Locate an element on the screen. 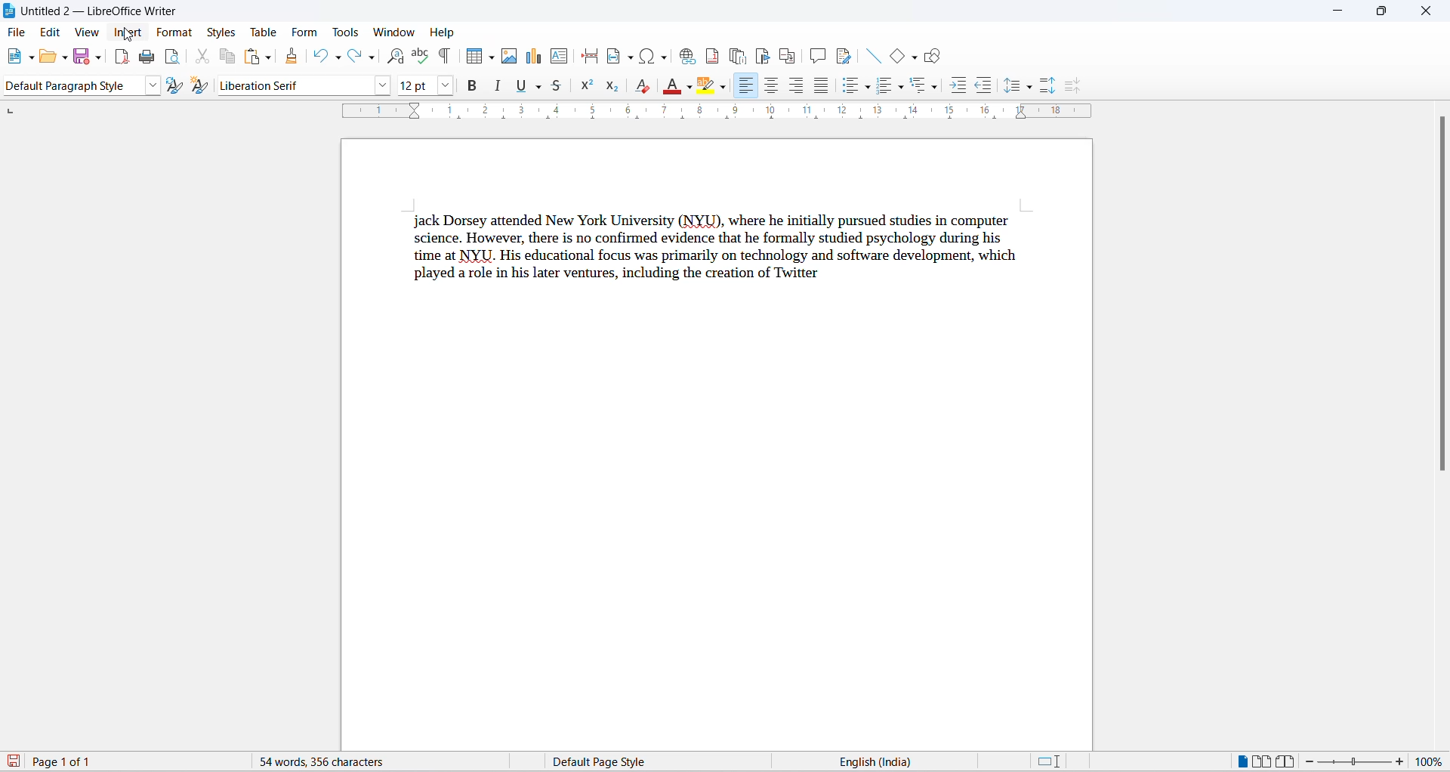  basic shapes is located at coordinates (897, 58).